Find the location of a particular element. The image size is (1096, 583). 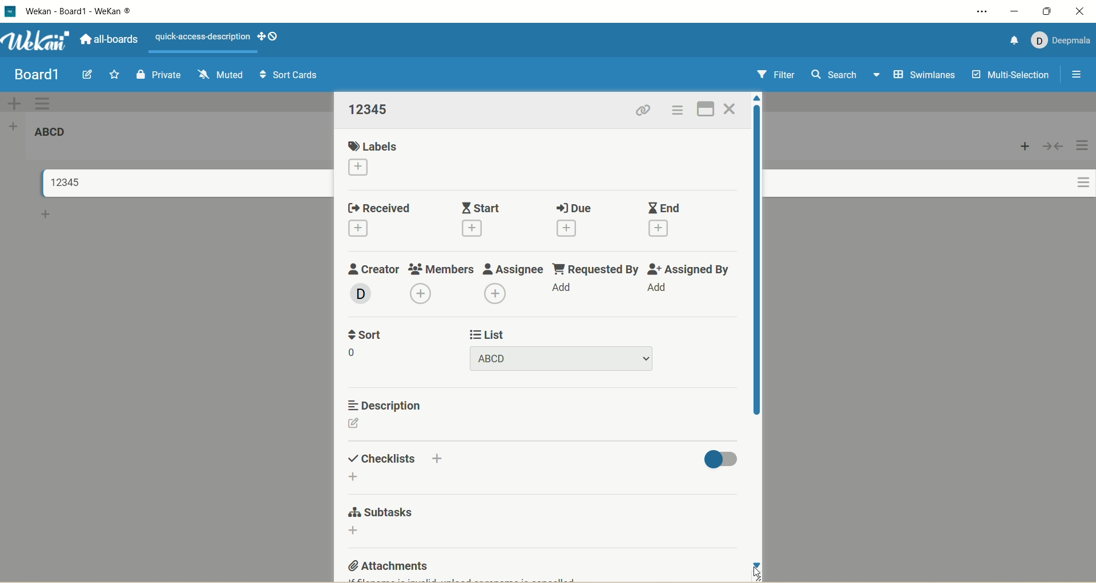

account is located at coordinates (1061, 38).